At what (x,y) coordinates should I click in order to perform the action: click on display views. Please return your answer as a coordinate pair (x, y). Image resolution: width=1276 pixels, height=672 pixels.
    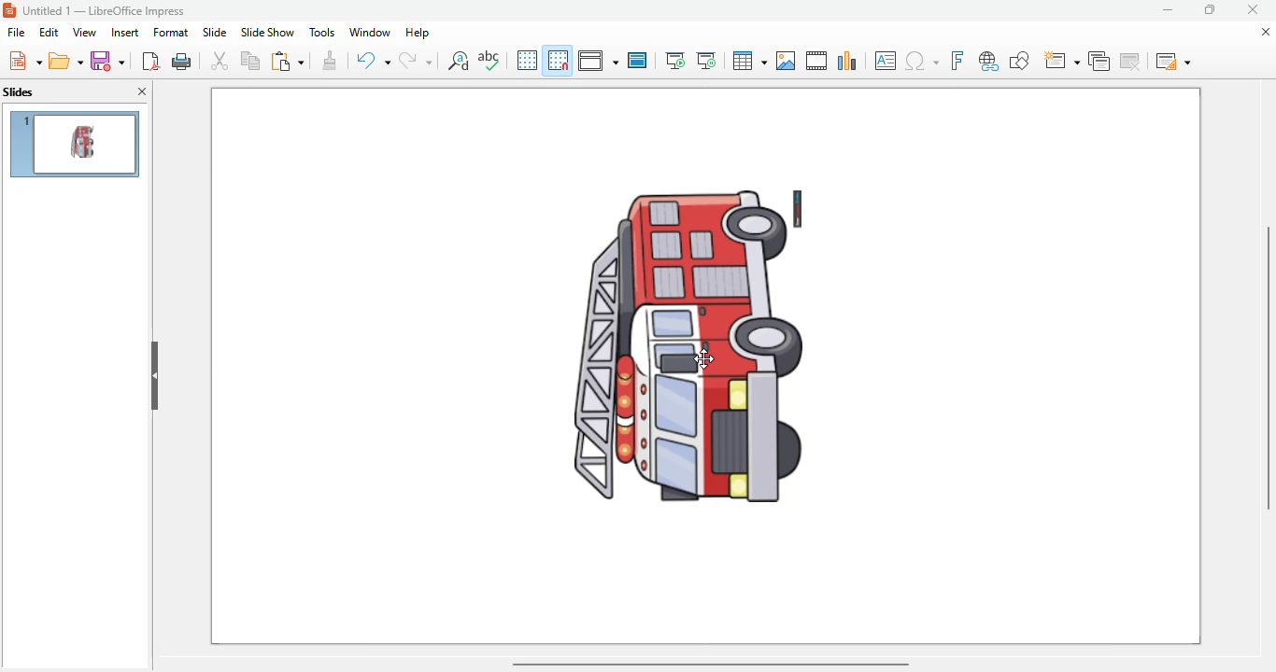
    Looking at the image, I should click on (599, 60).